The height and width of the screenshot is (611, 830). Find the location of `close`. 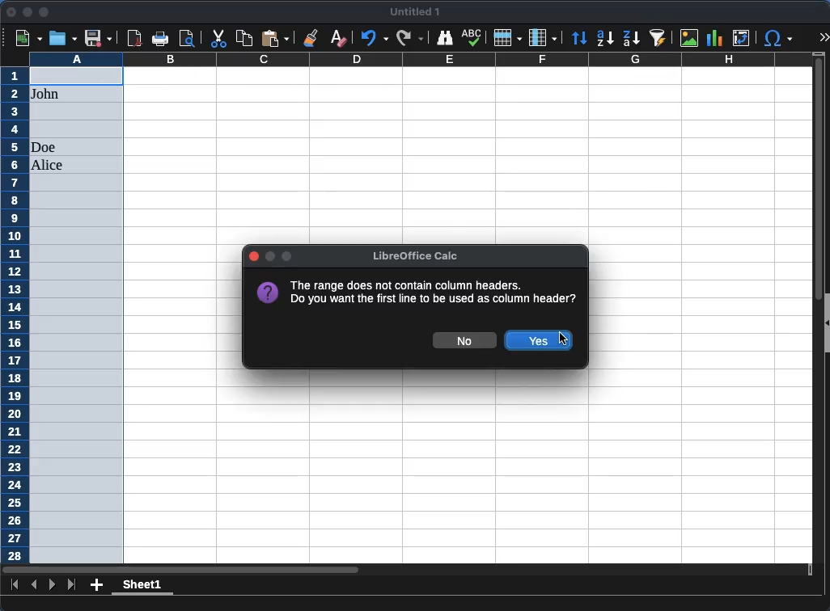

close is located at coordinates (254, 256).